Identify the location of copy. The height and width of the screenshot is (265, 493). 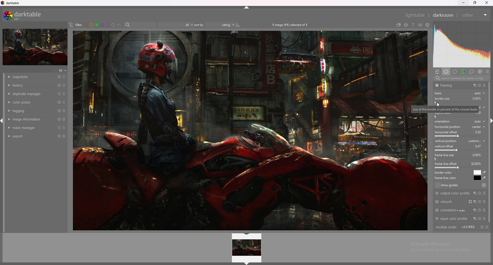
(473, 85).